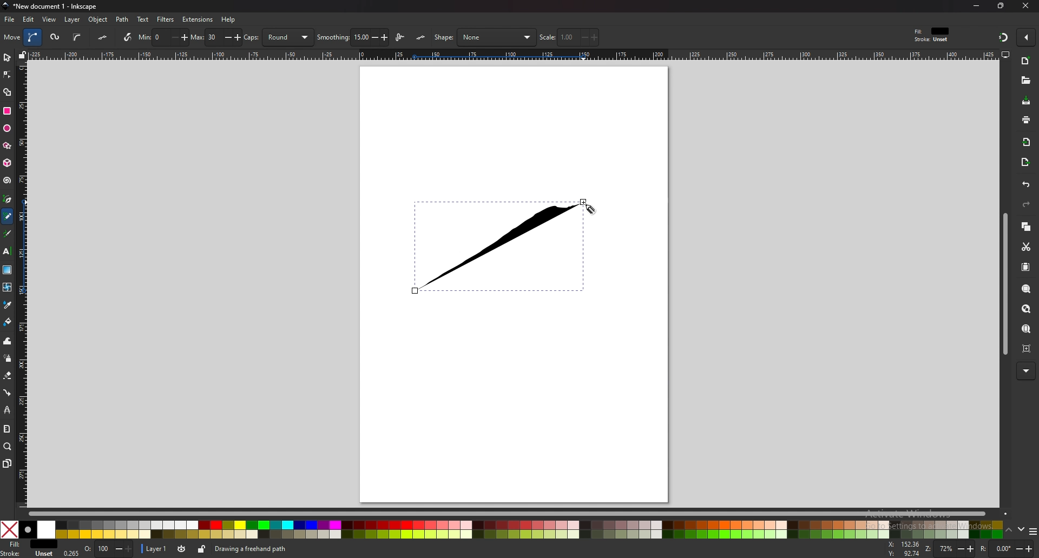 This screenshot has height=558, width=1039. What do you see at coordinates (198, 19) in the screenshot?
I see `extensions` at bounding box center [198, 19].